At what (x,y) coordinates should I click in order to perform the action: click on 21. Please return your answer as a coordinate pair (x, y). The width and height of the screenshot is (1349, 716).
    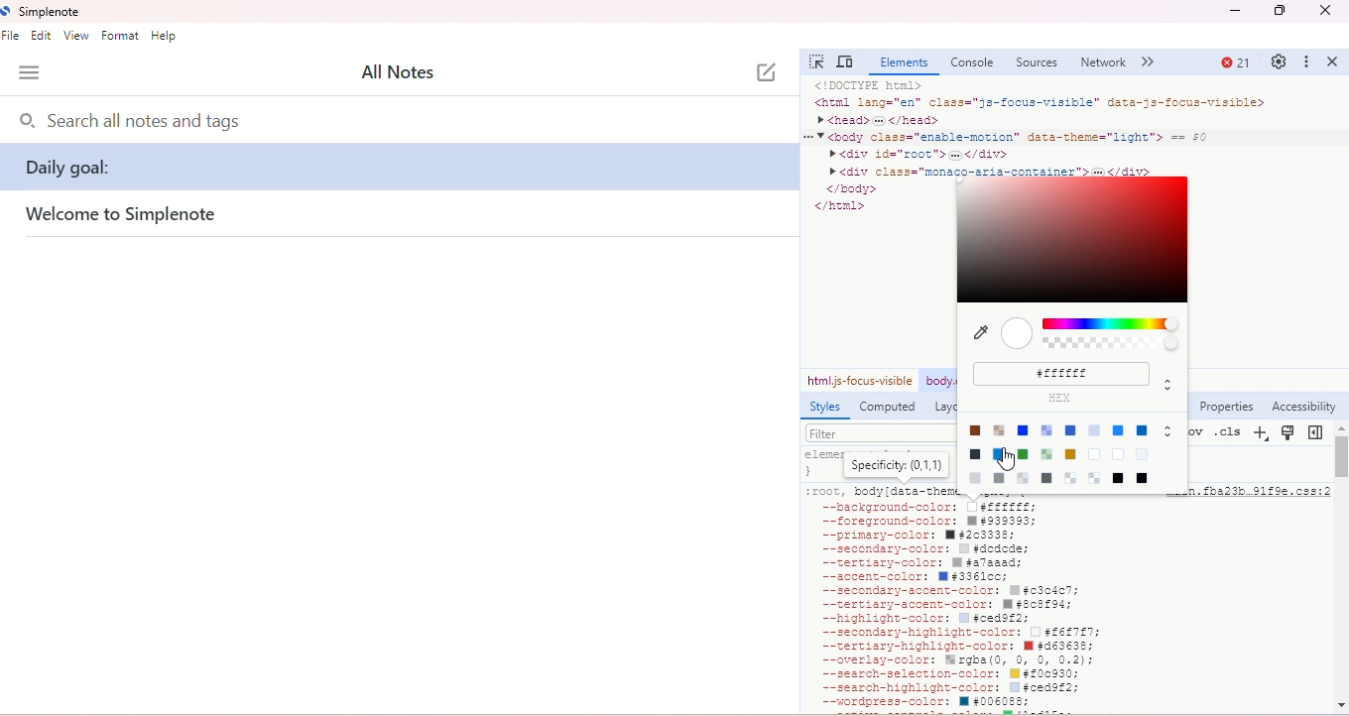
    Looking at the image, I should click on (1235, 63).